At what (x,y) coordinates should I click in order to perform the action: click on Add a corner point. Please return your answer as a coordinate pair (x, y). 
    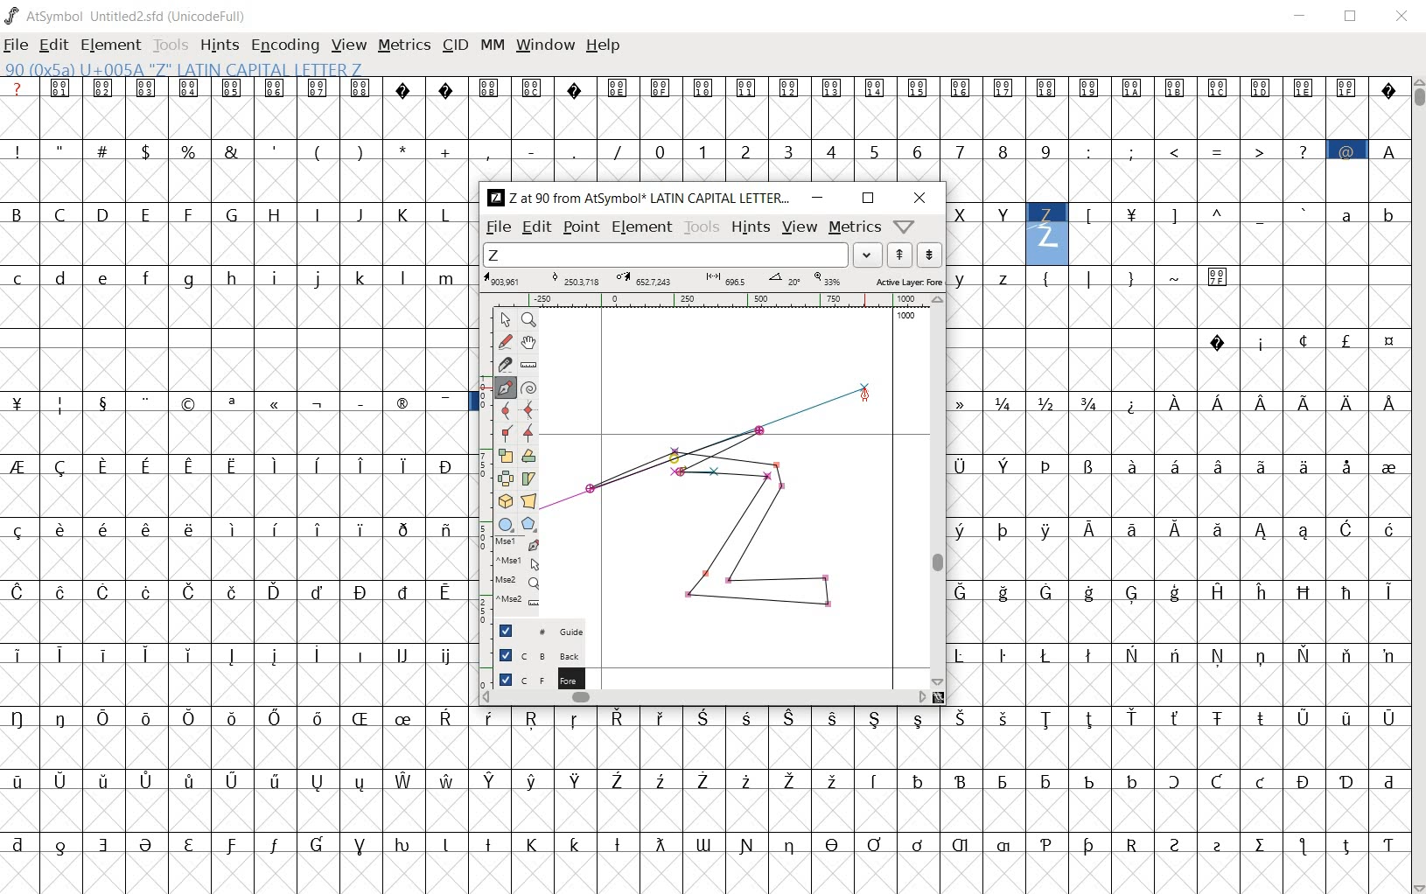
    Looking at the image, I should click on (527, 433).